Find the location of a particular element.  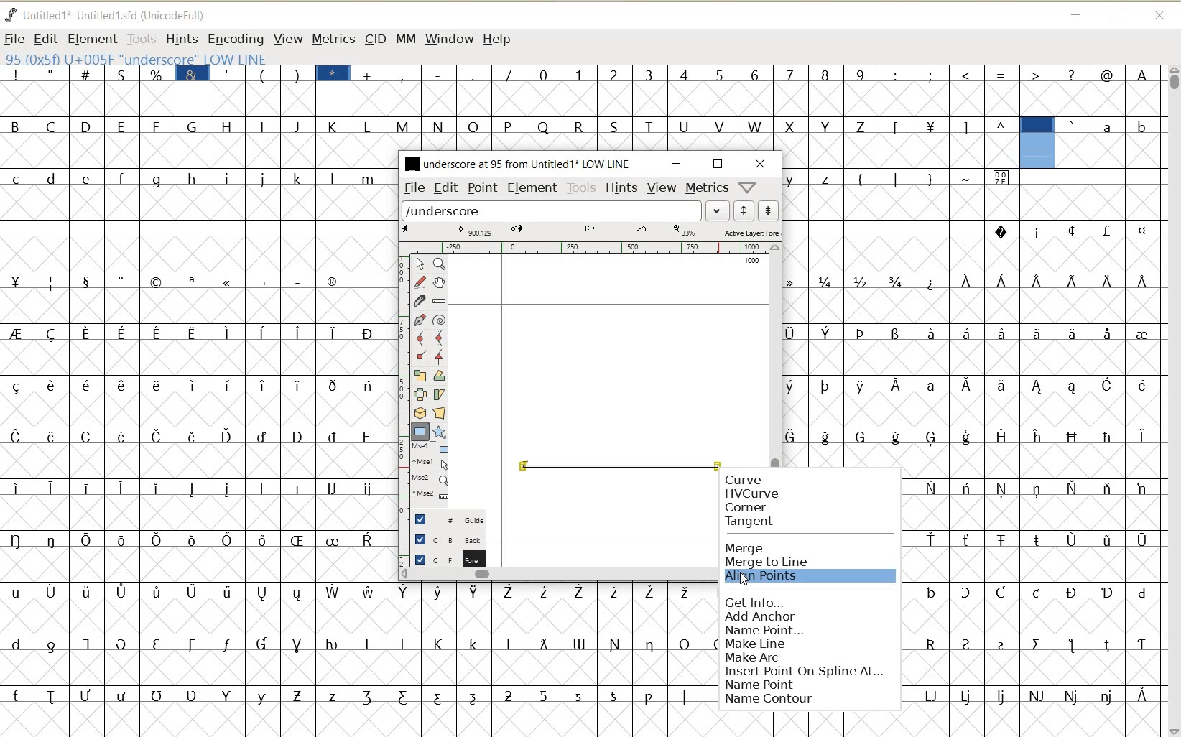

ENCODING is located at coordinates (235, 40).